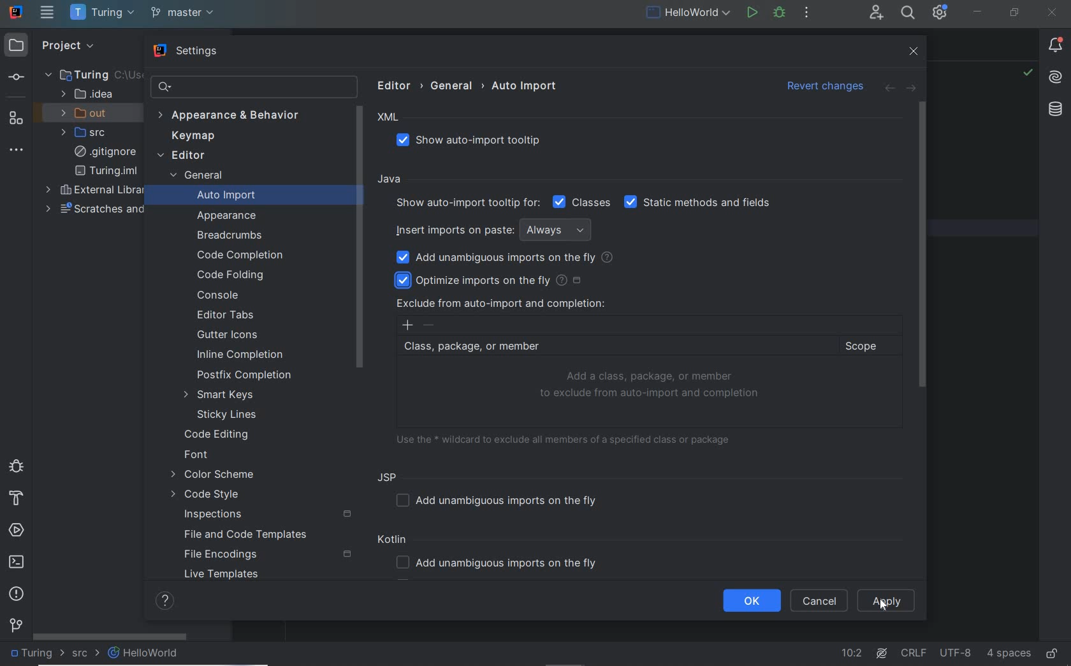  I want to click on CODE COMPLETION, so click(238, 254).